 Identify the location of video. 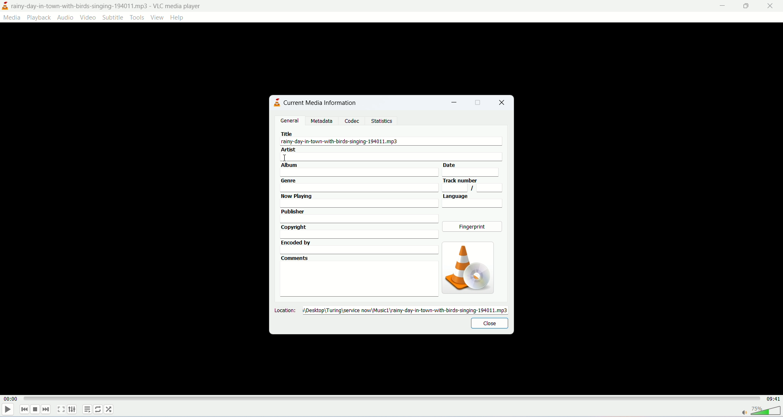
(88, 18).